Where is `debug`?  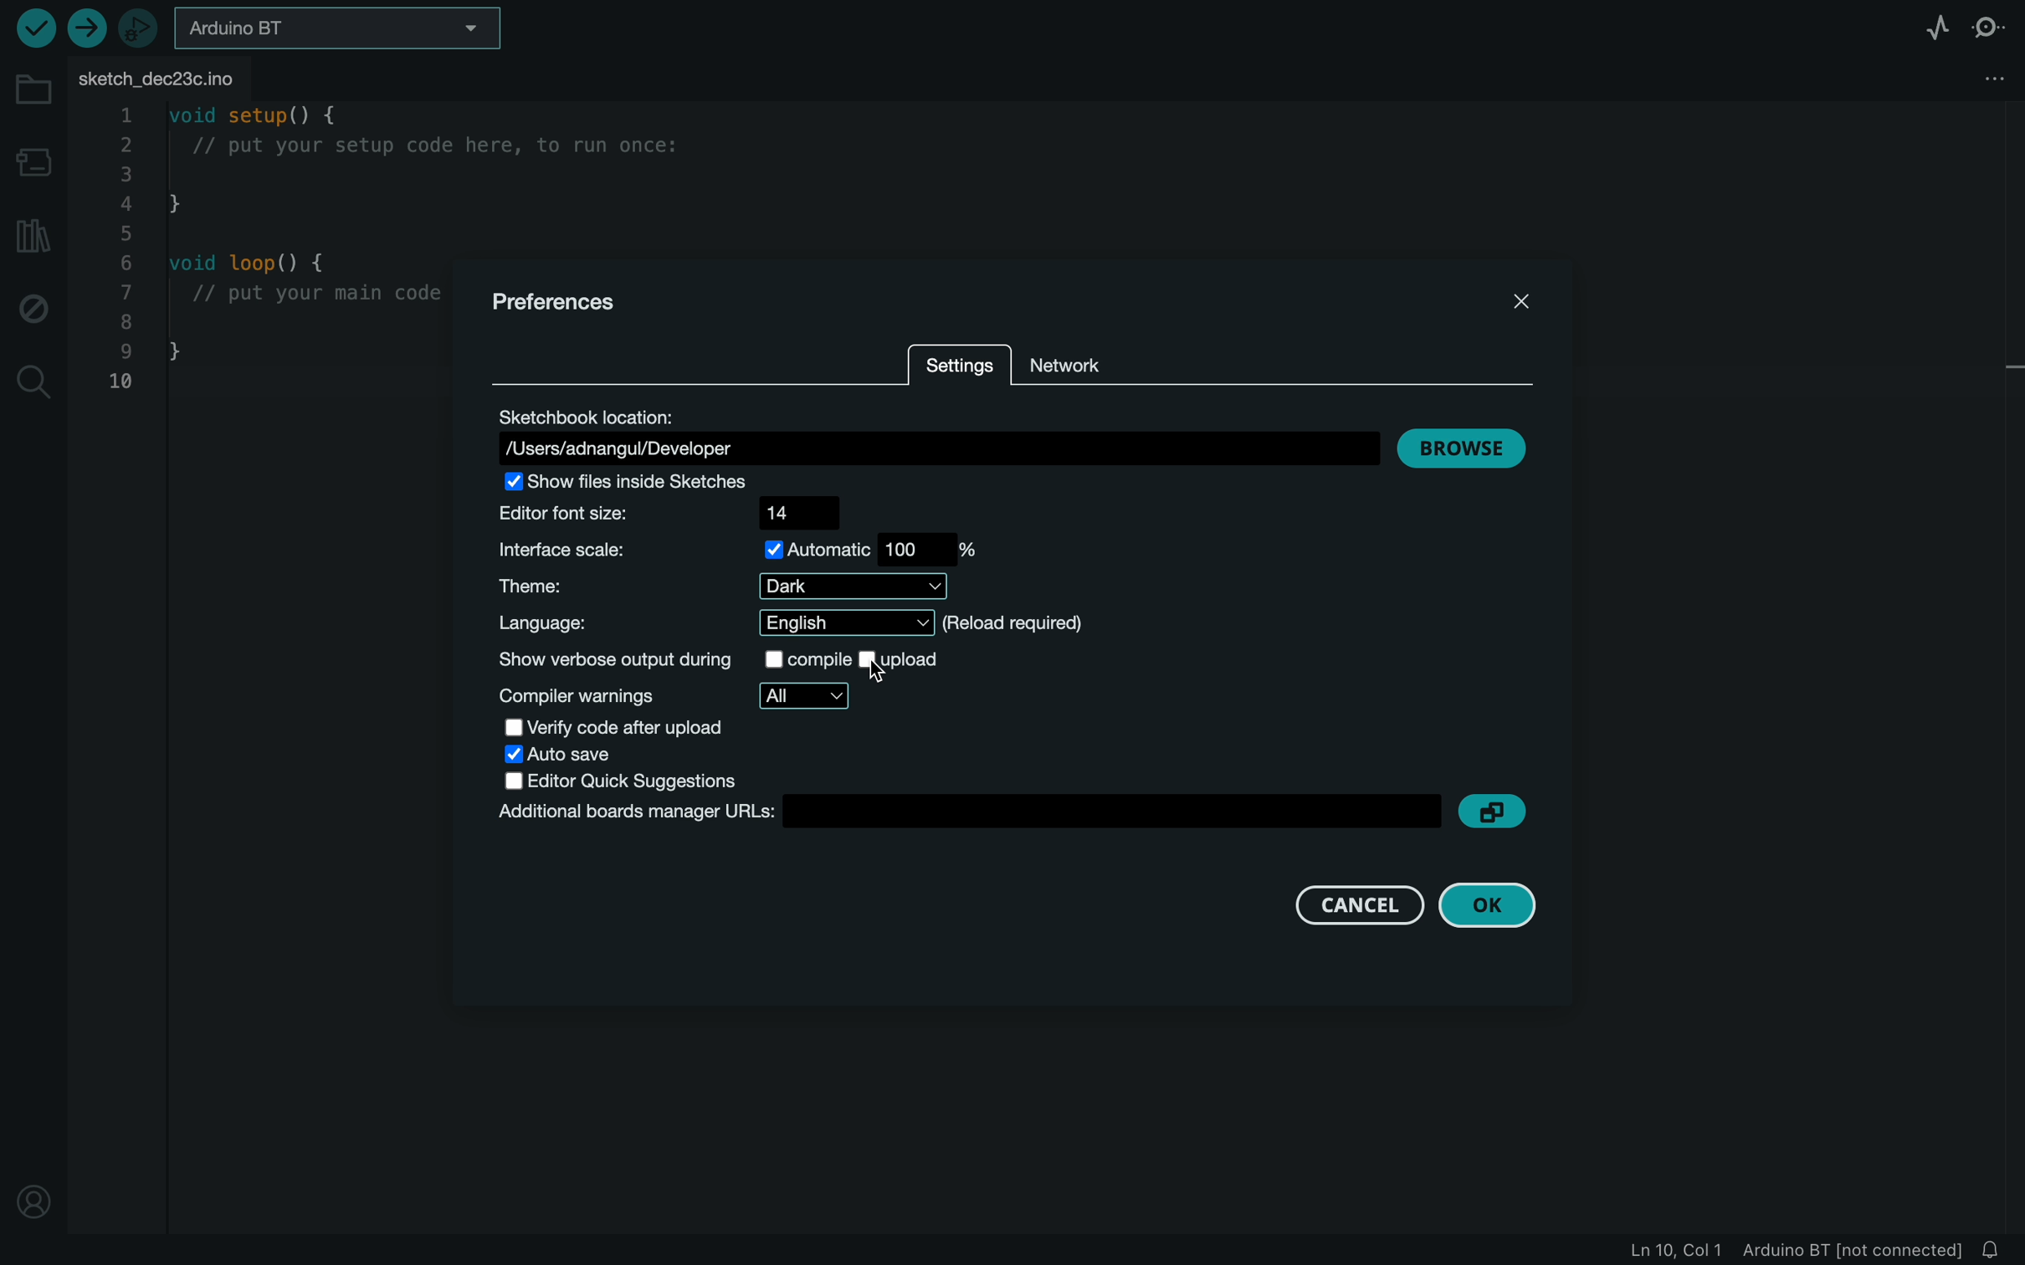
debug is located at coordinates (37, 305).